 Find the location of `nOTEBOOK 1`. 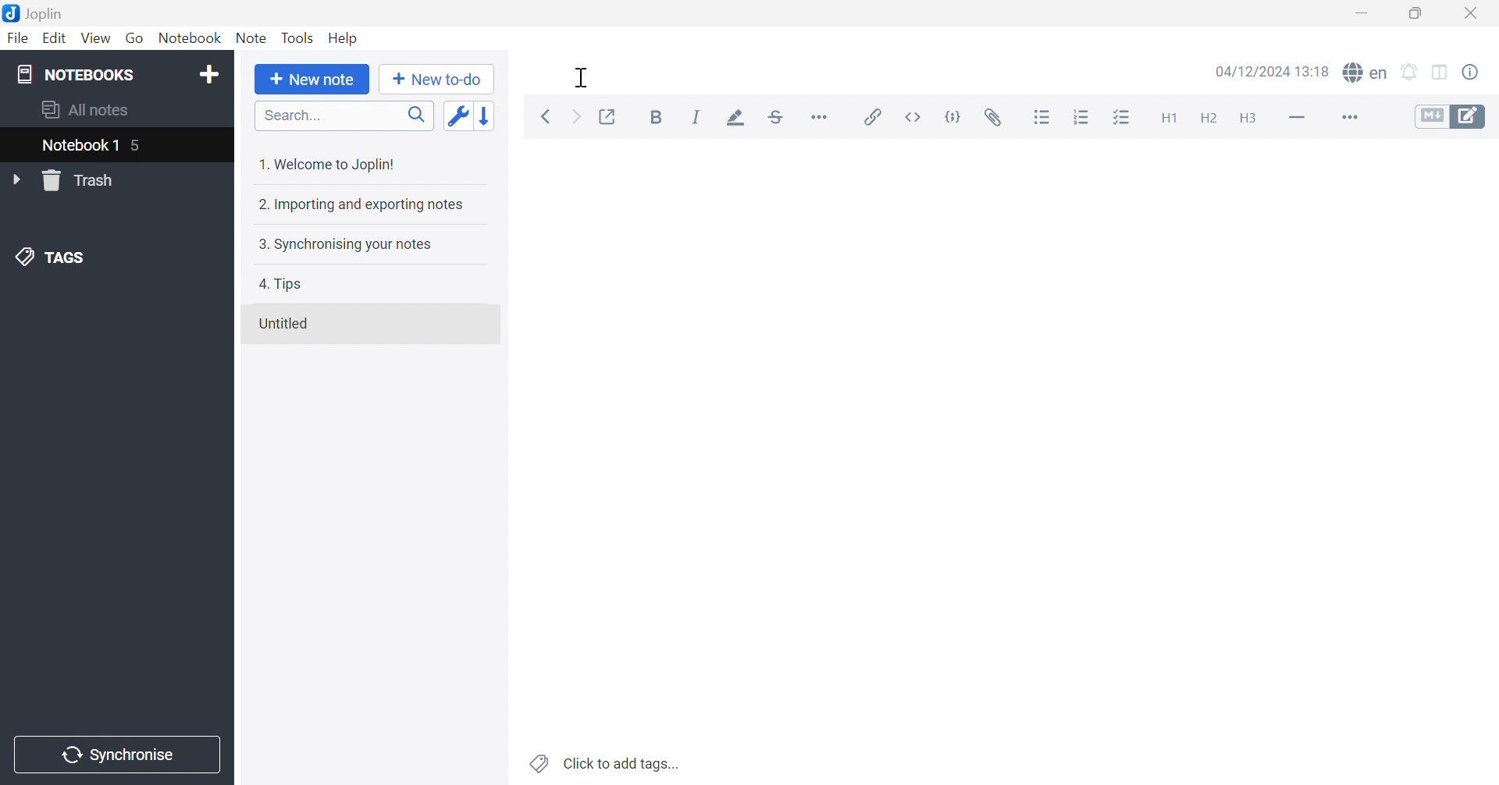

nOTEBOOK 1 is located at coordinates (82, 145).